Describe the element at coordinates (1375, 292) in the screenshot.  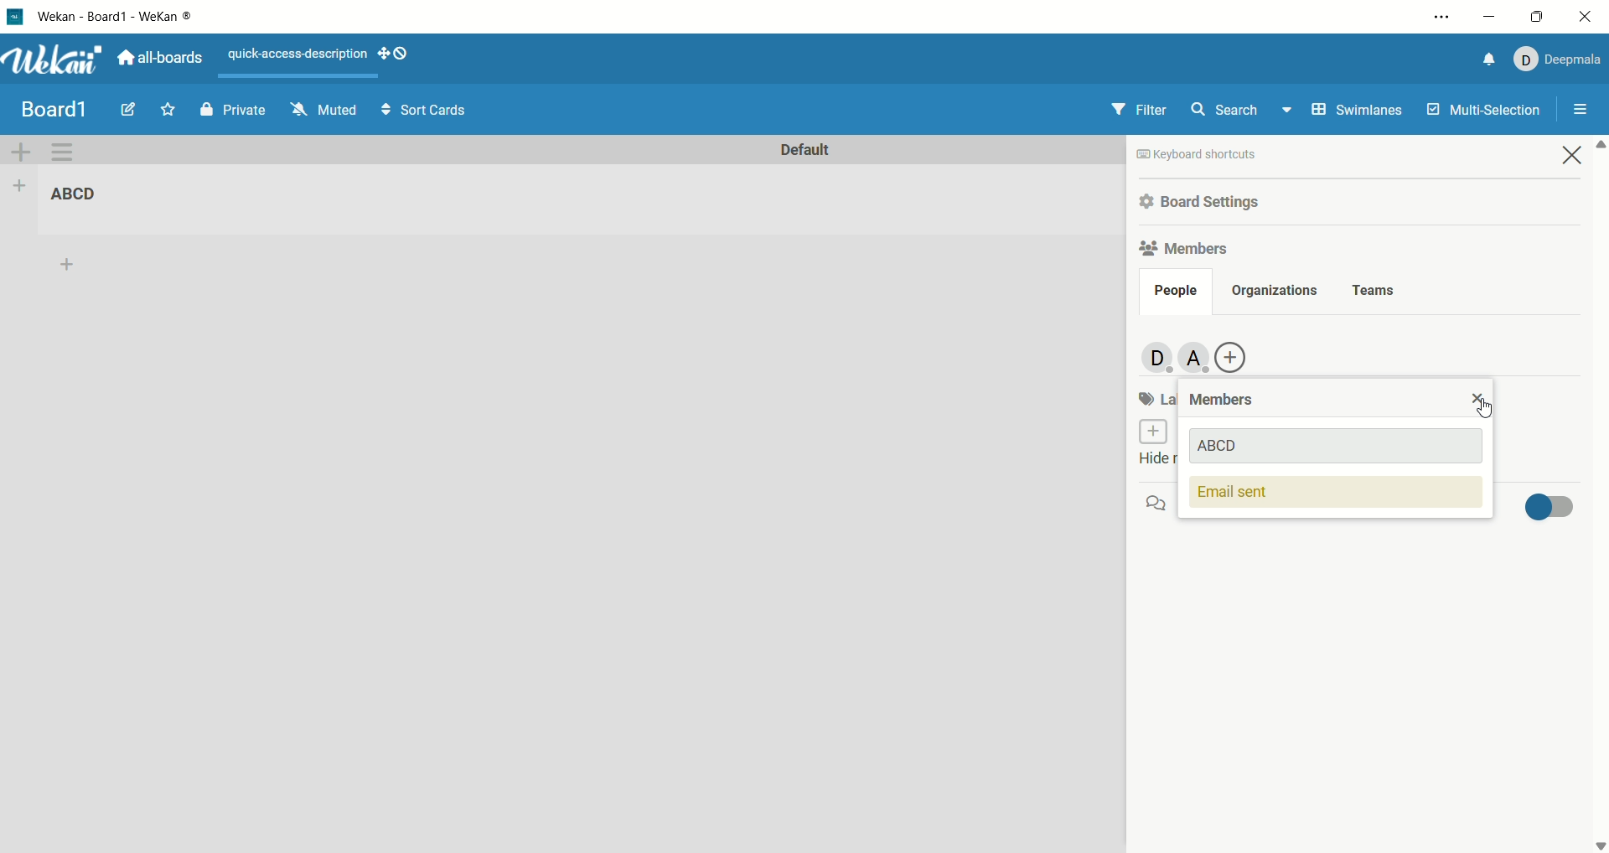
I see `teams` at that location.